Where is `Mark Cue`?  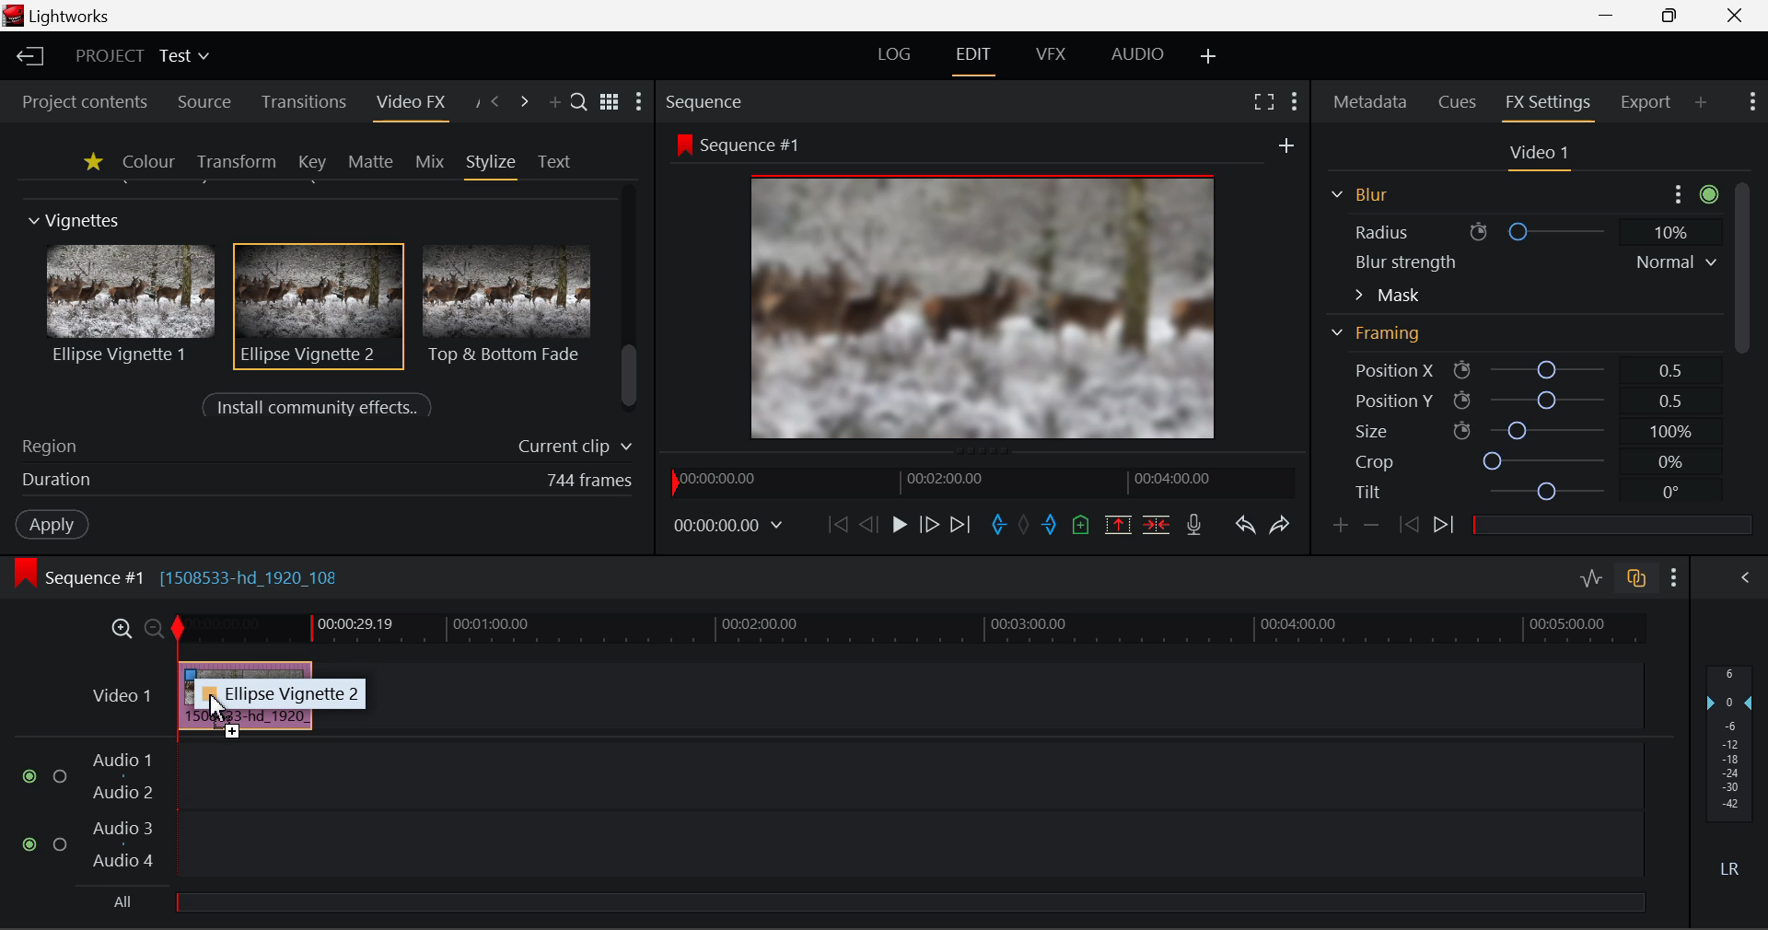 Mark Cue is located at coordinates (1082, 524).